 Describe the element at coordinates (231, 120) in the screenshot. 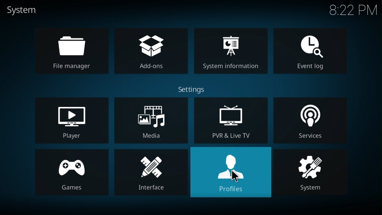

I see `Live TV` at that location.